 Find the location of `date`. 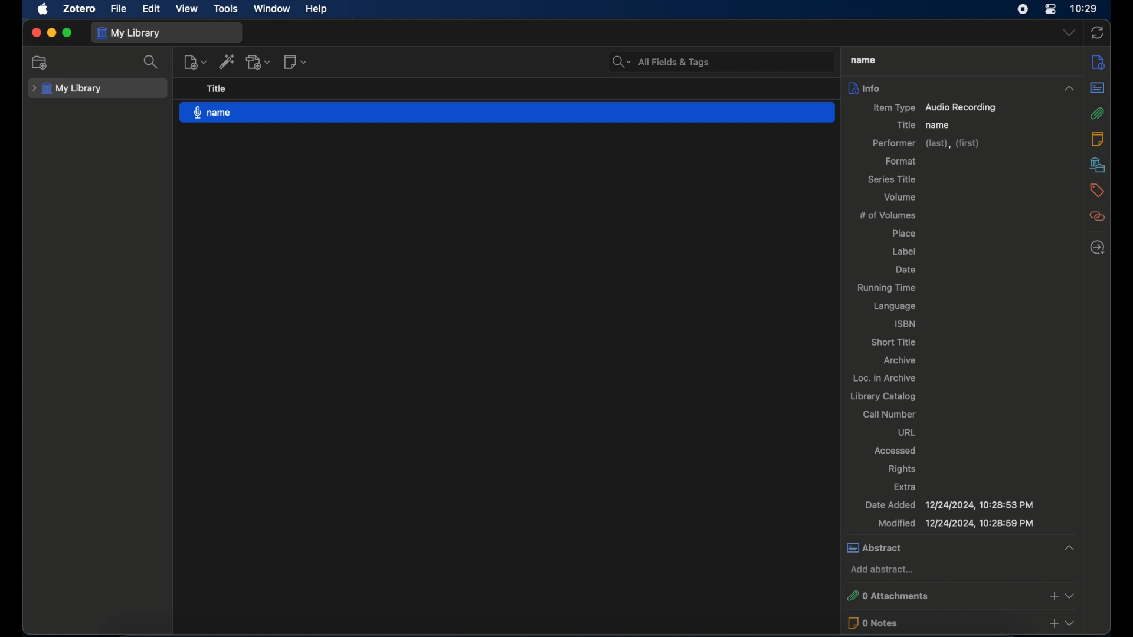

date is located at coordinates (906, 270).